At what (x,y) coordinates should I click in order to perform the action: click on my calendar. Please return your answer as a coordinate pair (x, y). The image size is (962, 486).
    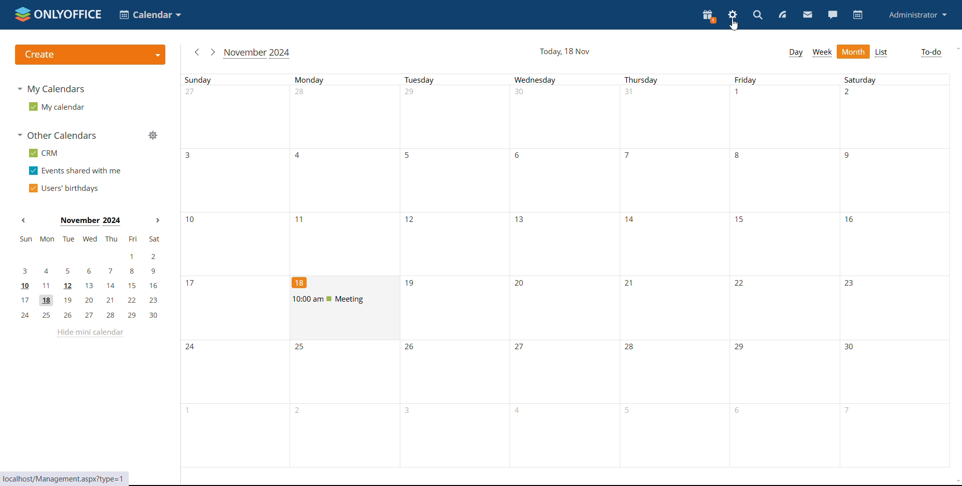
    Looking at the image, I should click on (56, 107).